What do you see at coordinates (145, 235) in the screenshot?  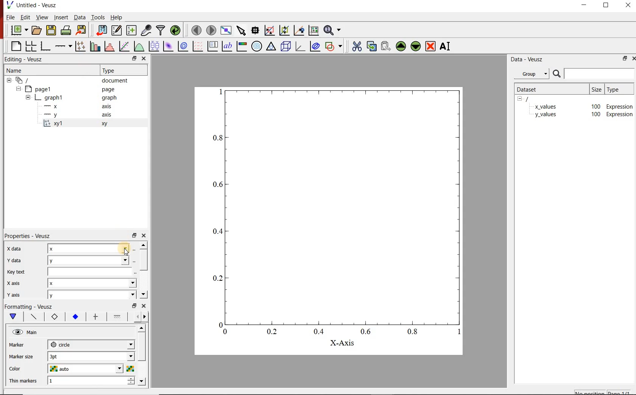 I see `close` at bounding box center [145, 235].